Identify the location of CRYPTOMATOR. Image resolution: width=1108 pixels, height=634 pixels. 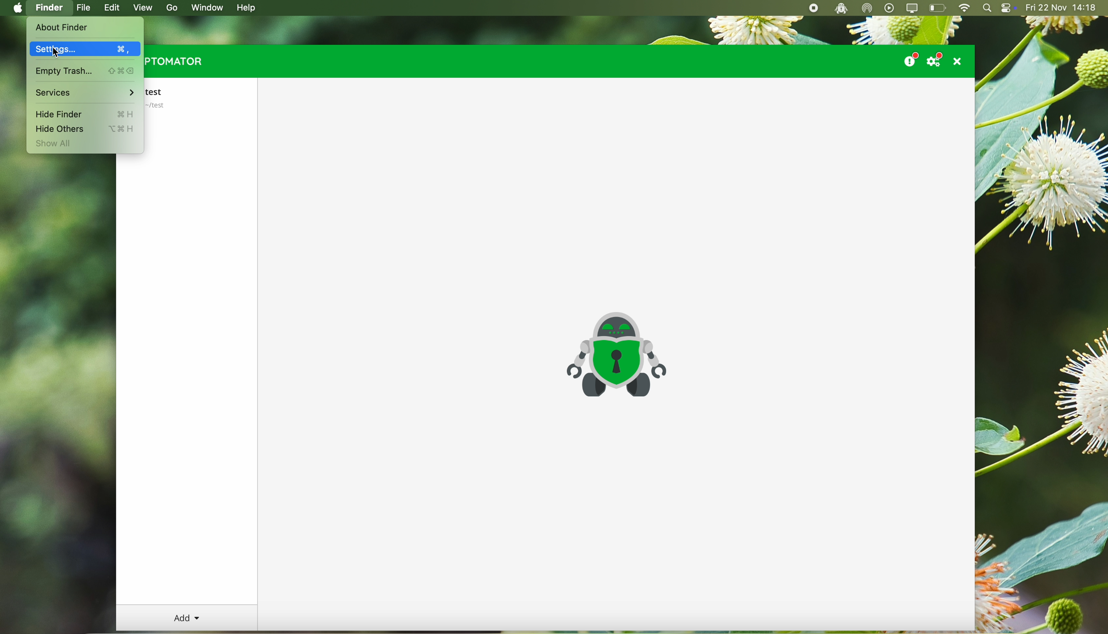
(175, 61).